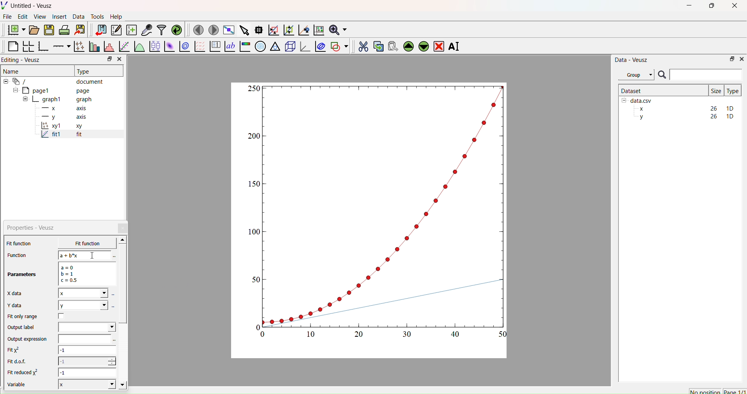  What do you see at coordinates (16, 255) in the screenshot?
I see `Function` at bounding box center [16, 255].